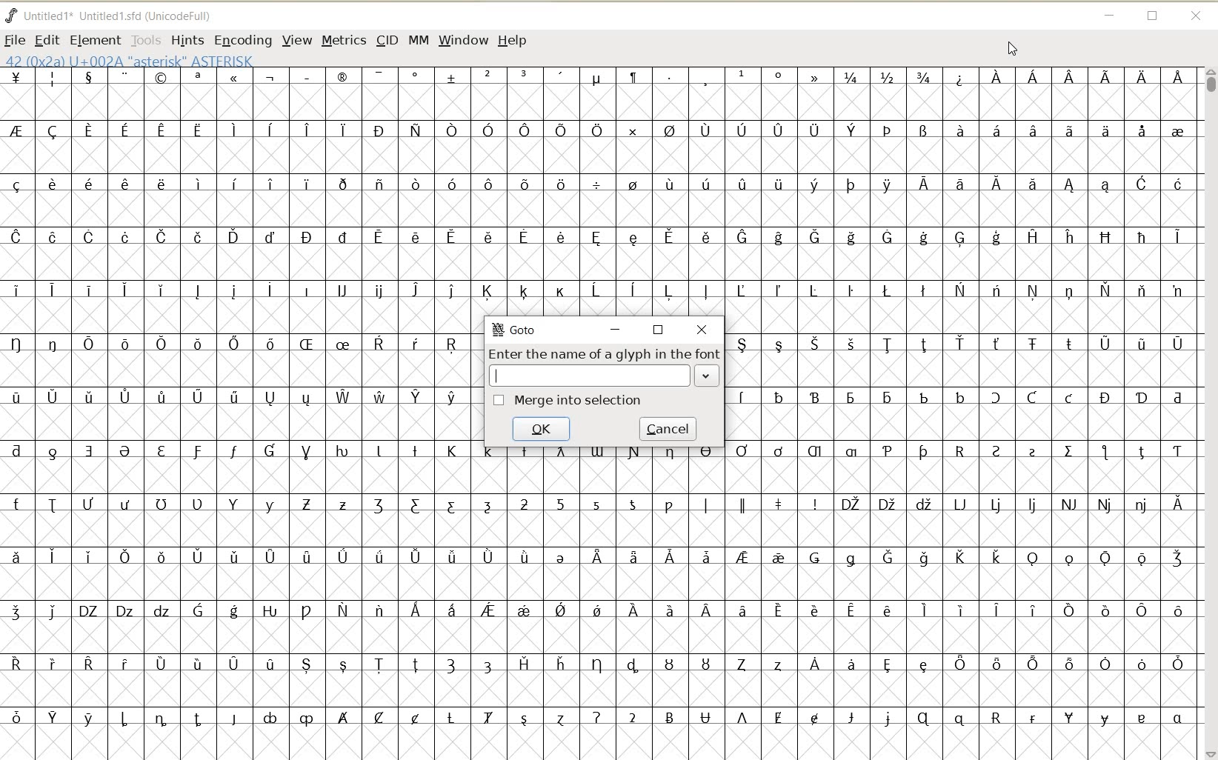 This screenshot has width=1218, height=760. What do you see at coordinates (1012, 50) in the screenshot?
I see `CURSOR` at bounding box center [1012, 50].